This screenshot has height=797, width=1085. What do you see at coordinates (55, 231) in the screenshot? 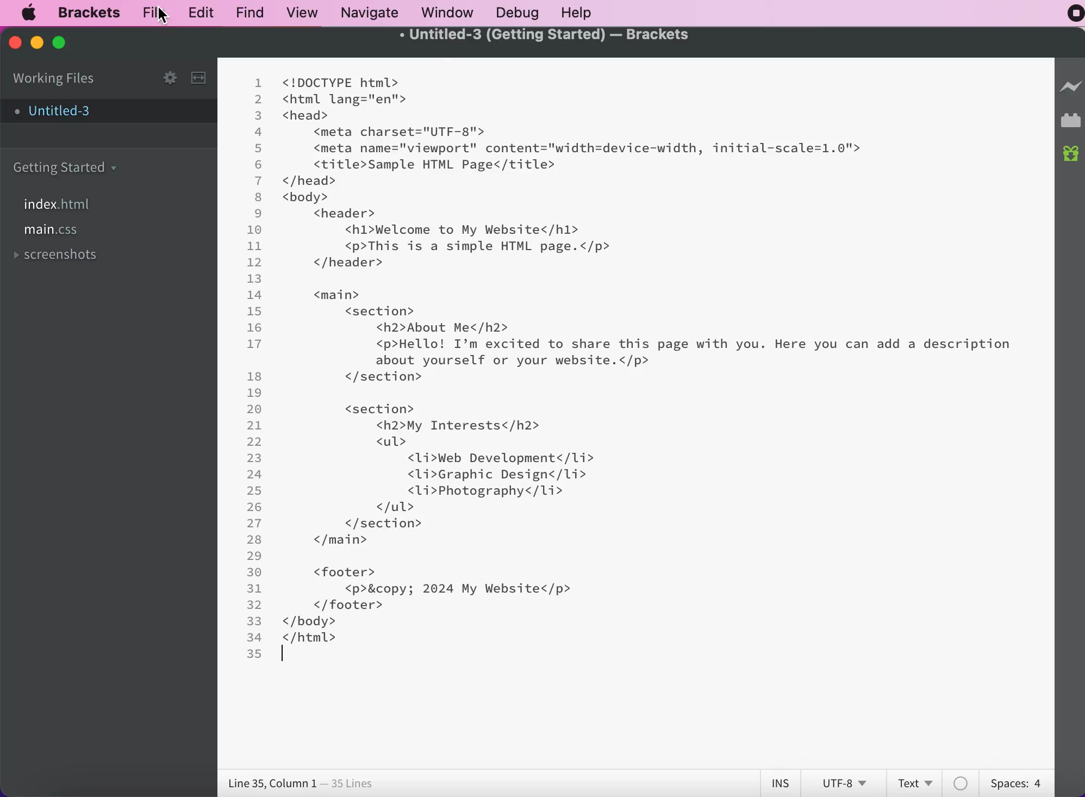
I see `file main.css` at bounding box center [55, 231].